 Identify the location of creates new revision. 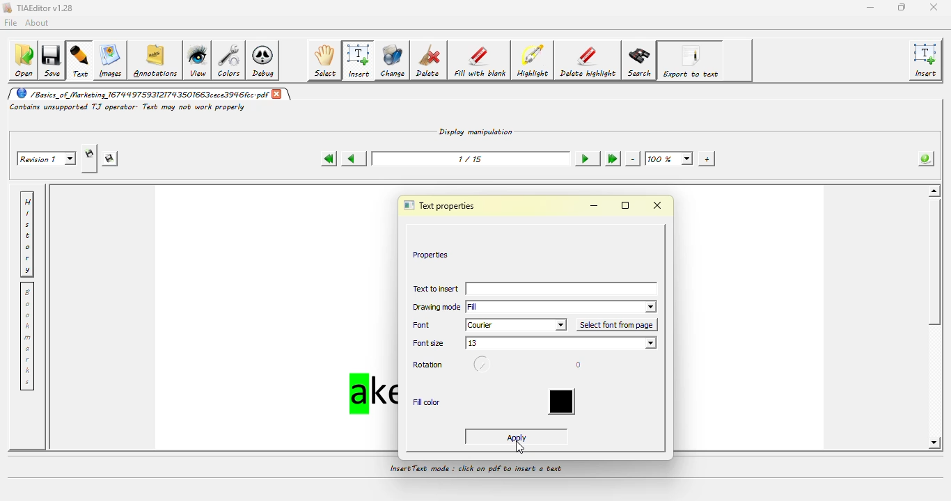
(89, 154).